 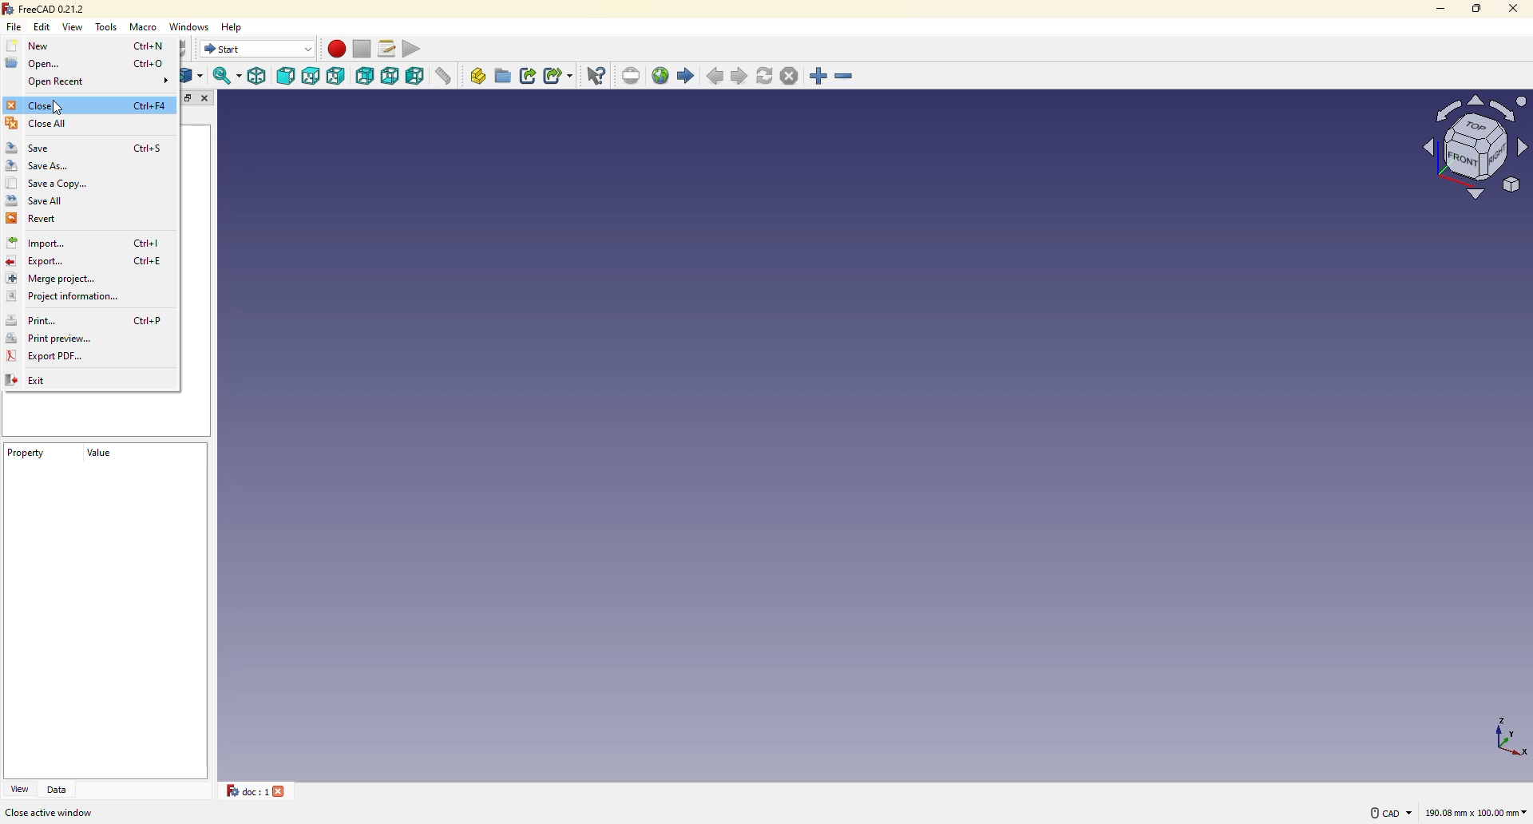 What do you see at coordinates (49, 340) in the screenshot?
I see `print preview` at bounding box center [49, 340].